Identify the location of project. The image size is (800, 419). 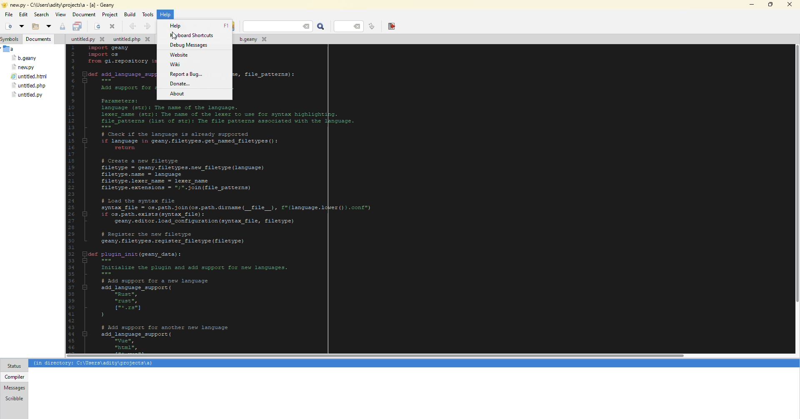
(110, 15).